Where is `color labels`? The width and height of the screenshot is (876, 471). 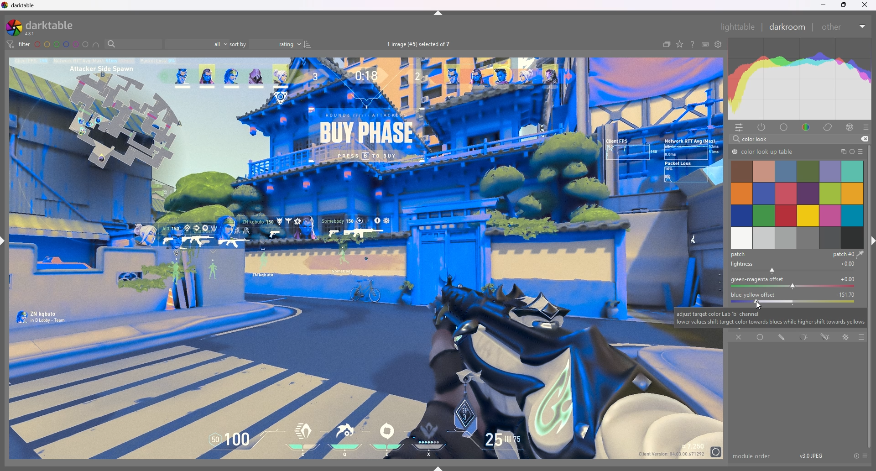
color labels is located at coordinates (61, 44).